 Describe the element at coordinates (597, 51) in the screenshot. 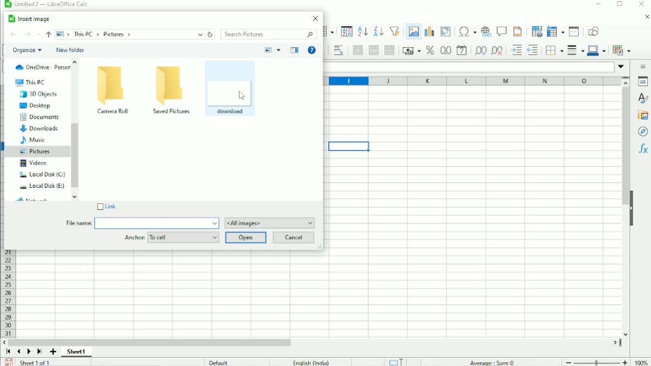

I see `Border color` at that location.